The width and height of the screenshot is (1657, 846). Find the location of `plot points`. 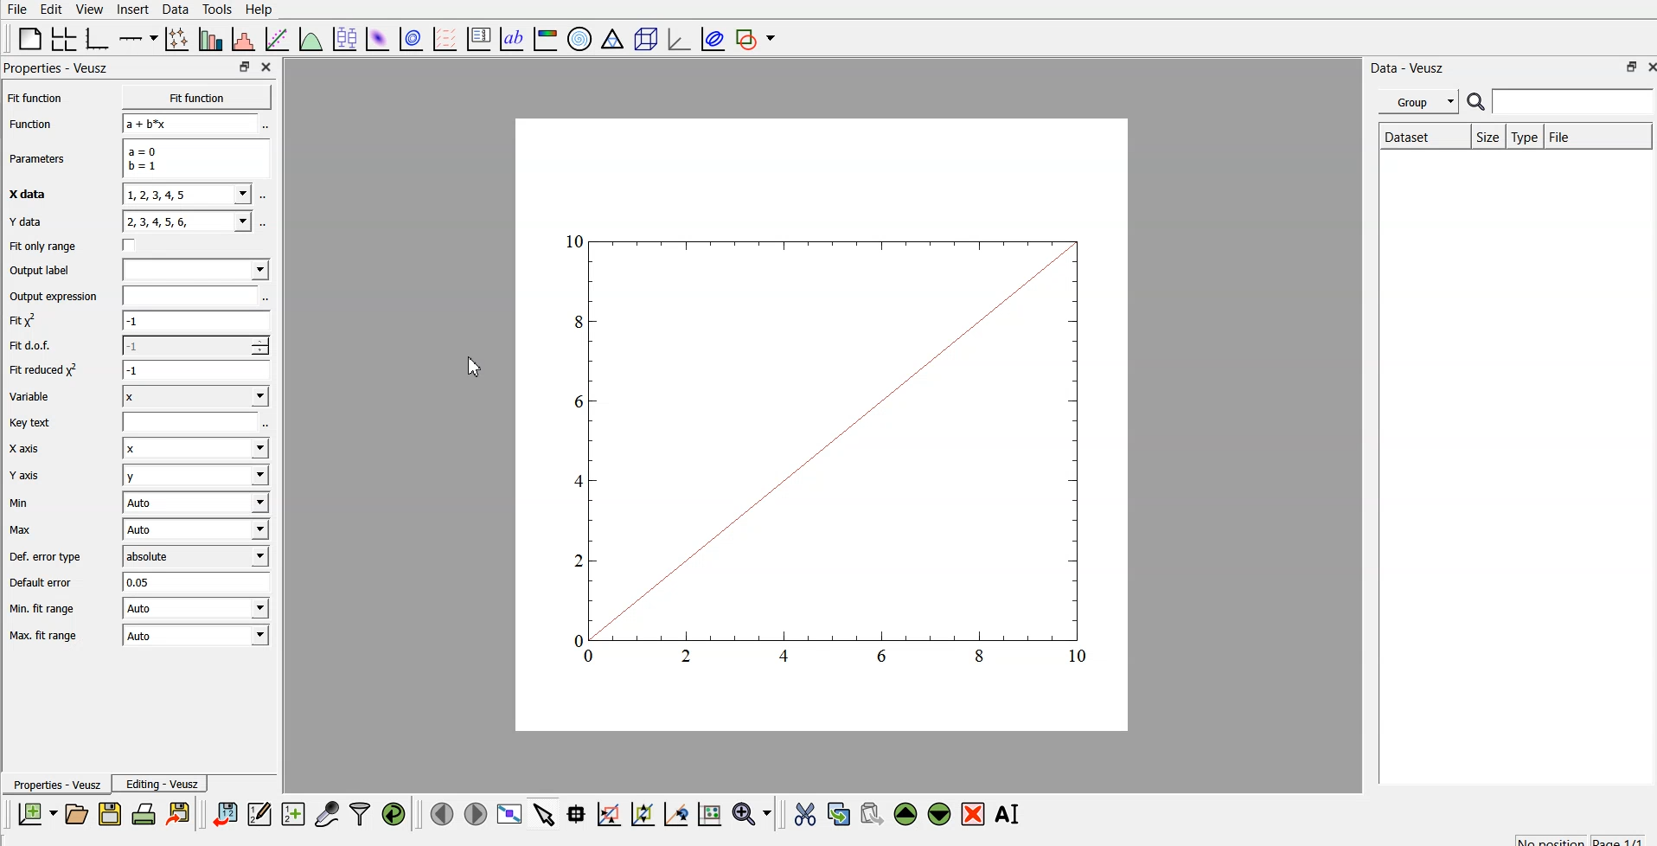

plot points is located at coordinates (177, 39).